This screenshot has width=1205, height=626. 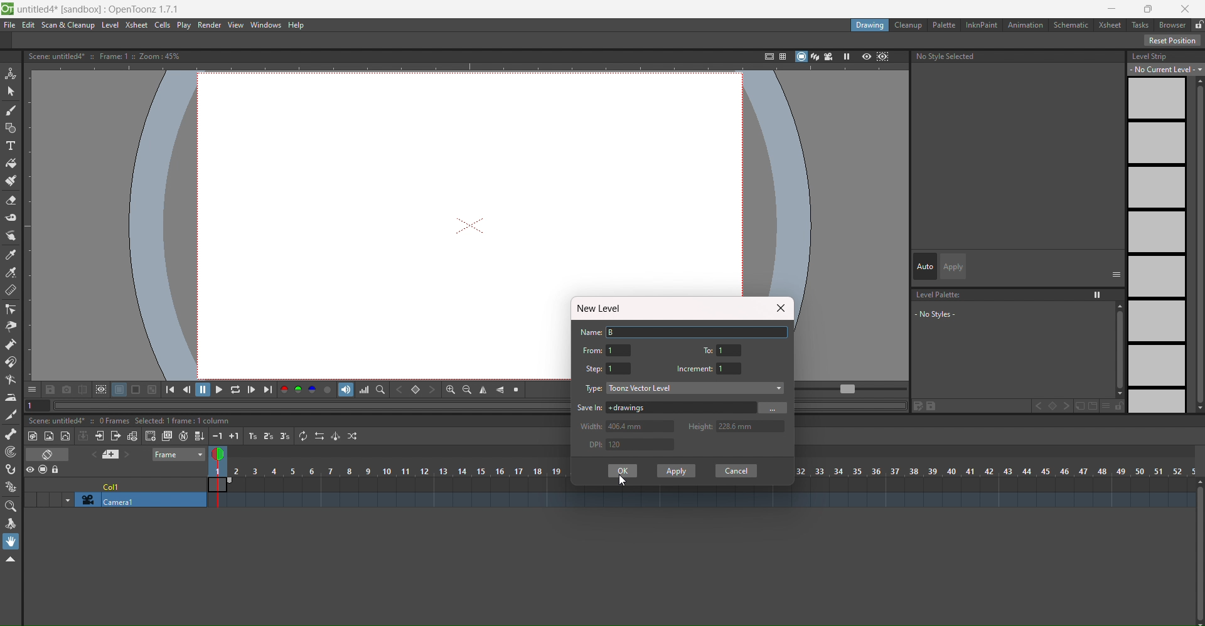 I want to click on cutter tool, so click(x=9, y=416).